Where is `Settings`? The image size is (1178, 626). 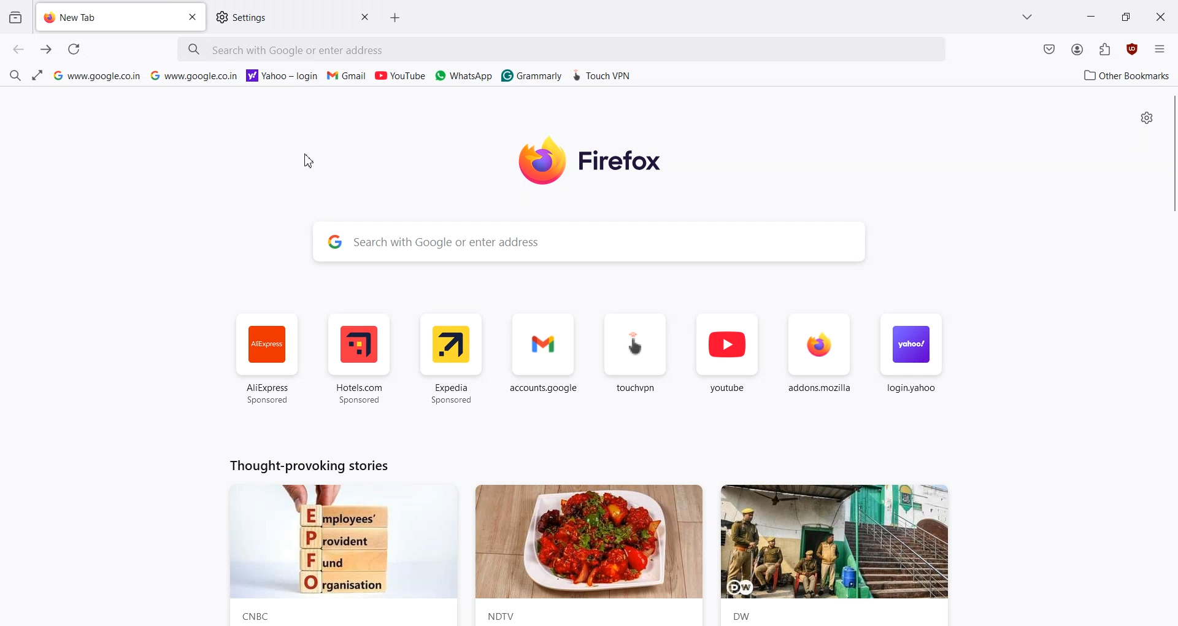 Settings is located at coordinates (280, 18).